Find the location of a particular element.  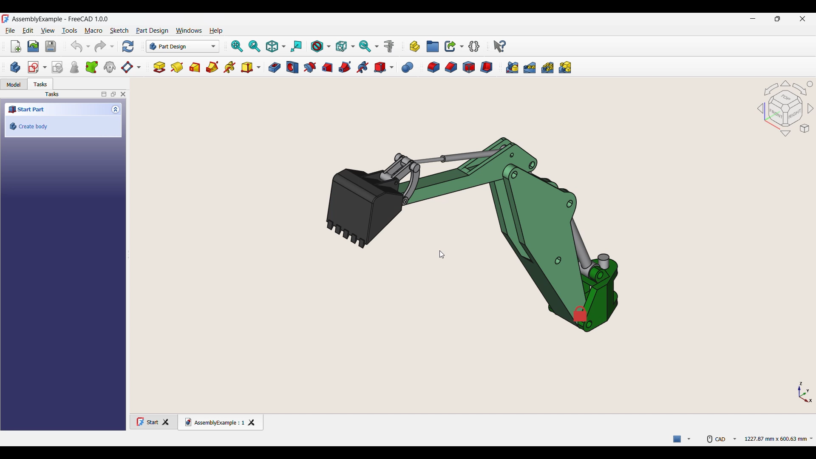

Close tab is located at coordinates (254, 422).